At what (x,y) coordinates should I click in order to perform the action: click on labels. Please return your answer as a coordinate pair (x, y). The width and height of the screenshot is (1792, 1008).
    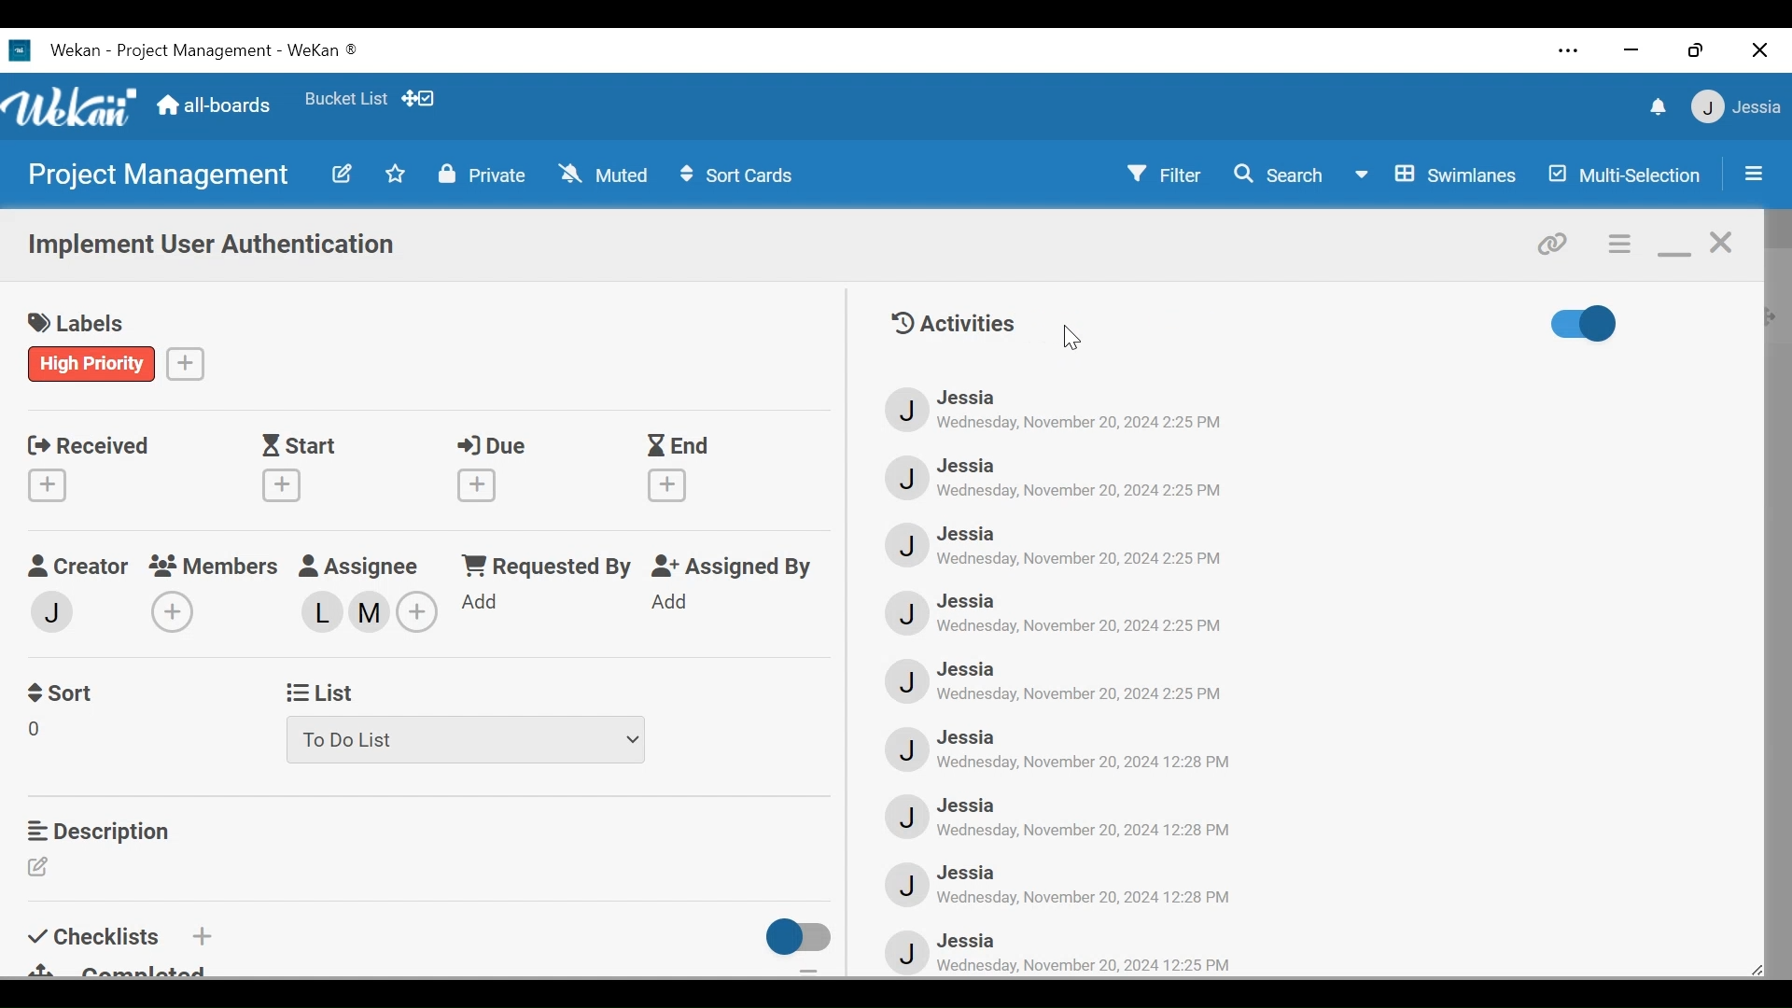
    Looking at the image, I should click on (79, 323).